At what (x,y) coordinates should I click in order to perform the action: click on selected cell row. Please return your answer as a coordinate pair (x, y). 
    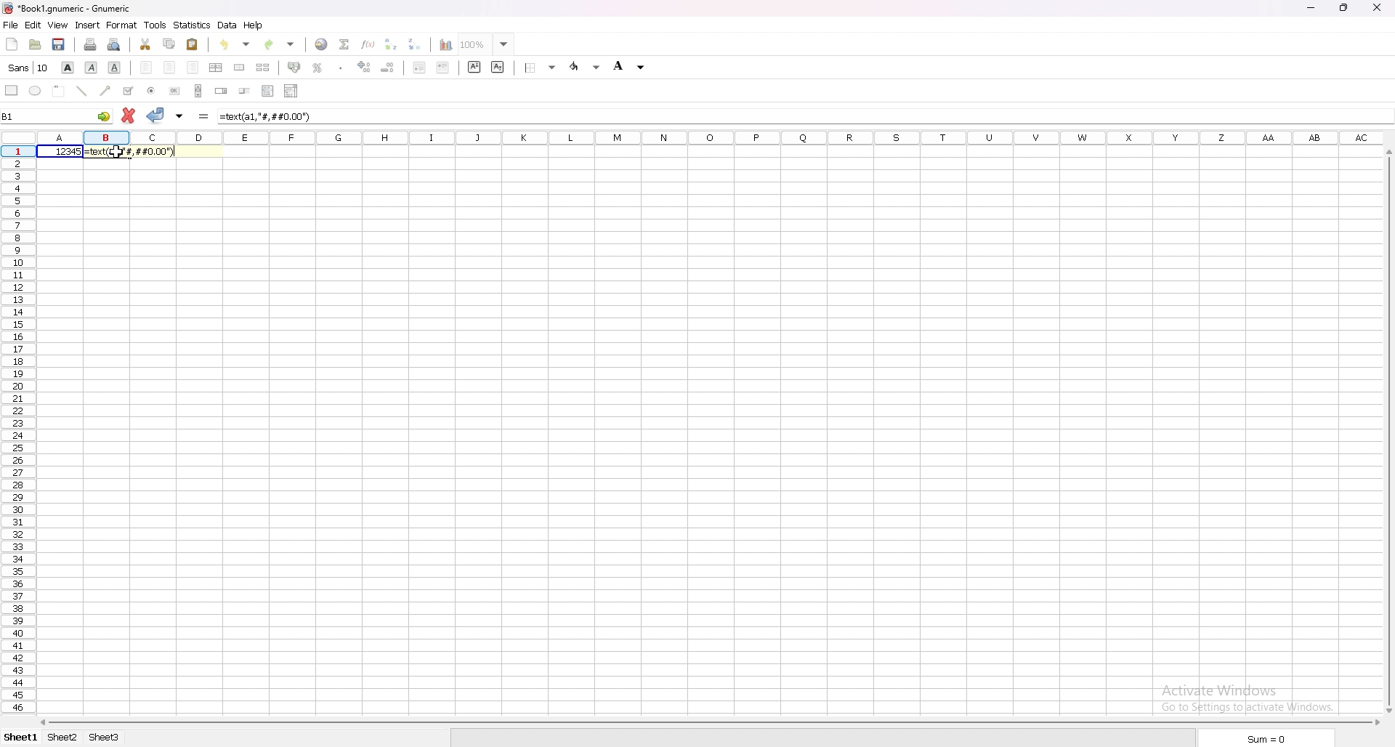
    Looking at the image, I should click on (19, 152).